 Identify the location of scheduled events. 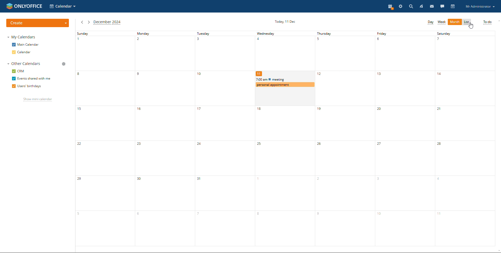
(285, 82).